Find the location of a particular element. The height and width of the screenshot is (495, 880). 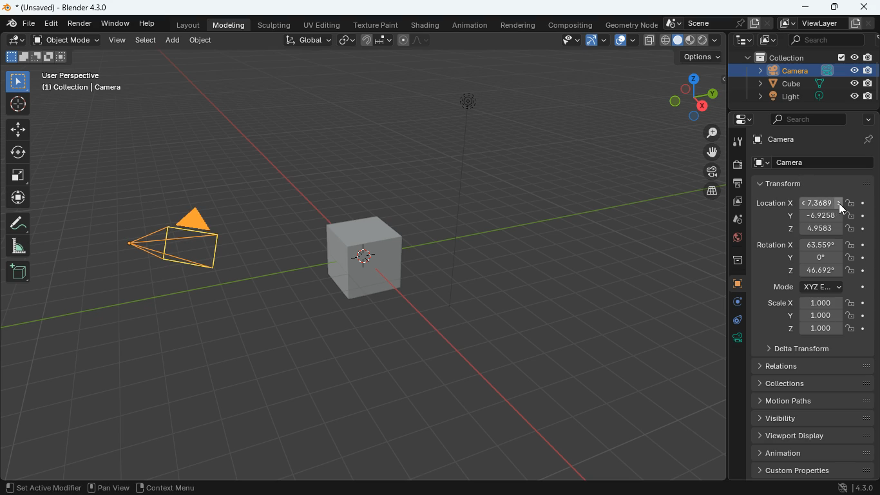

edit is located at coordinates (17, 42).